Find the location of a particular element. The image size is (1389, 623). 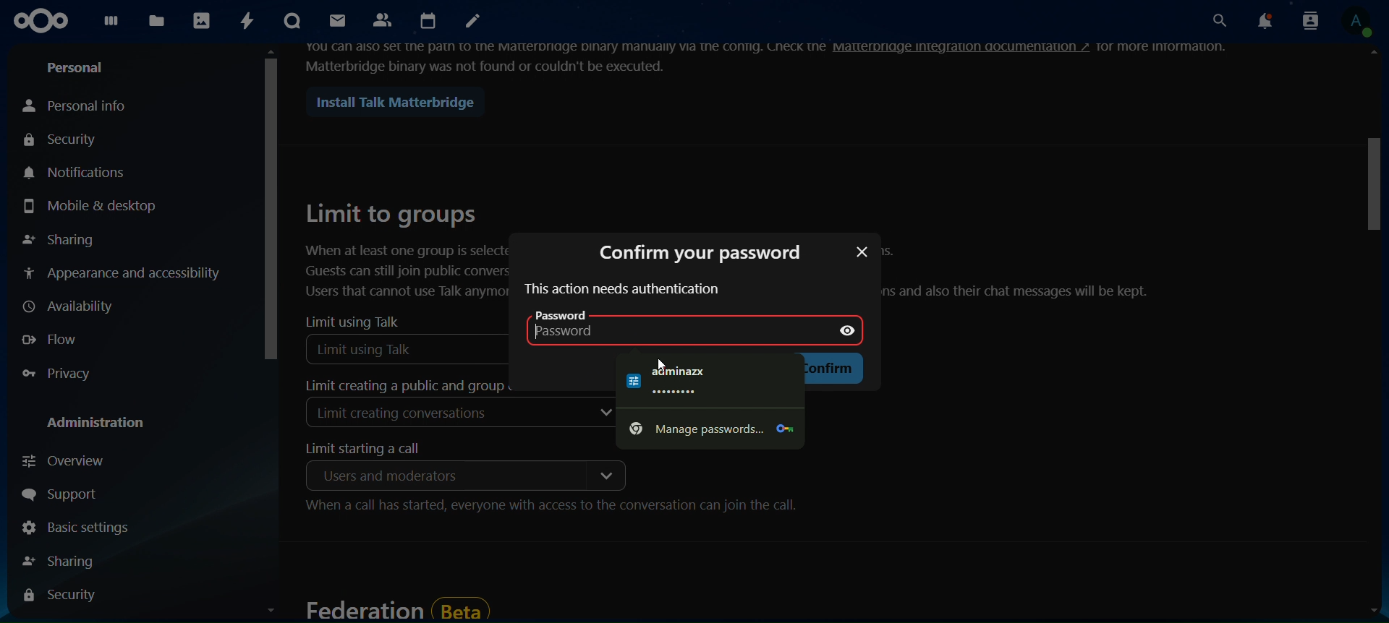

limit to groups is located at coordinates (405, 249).